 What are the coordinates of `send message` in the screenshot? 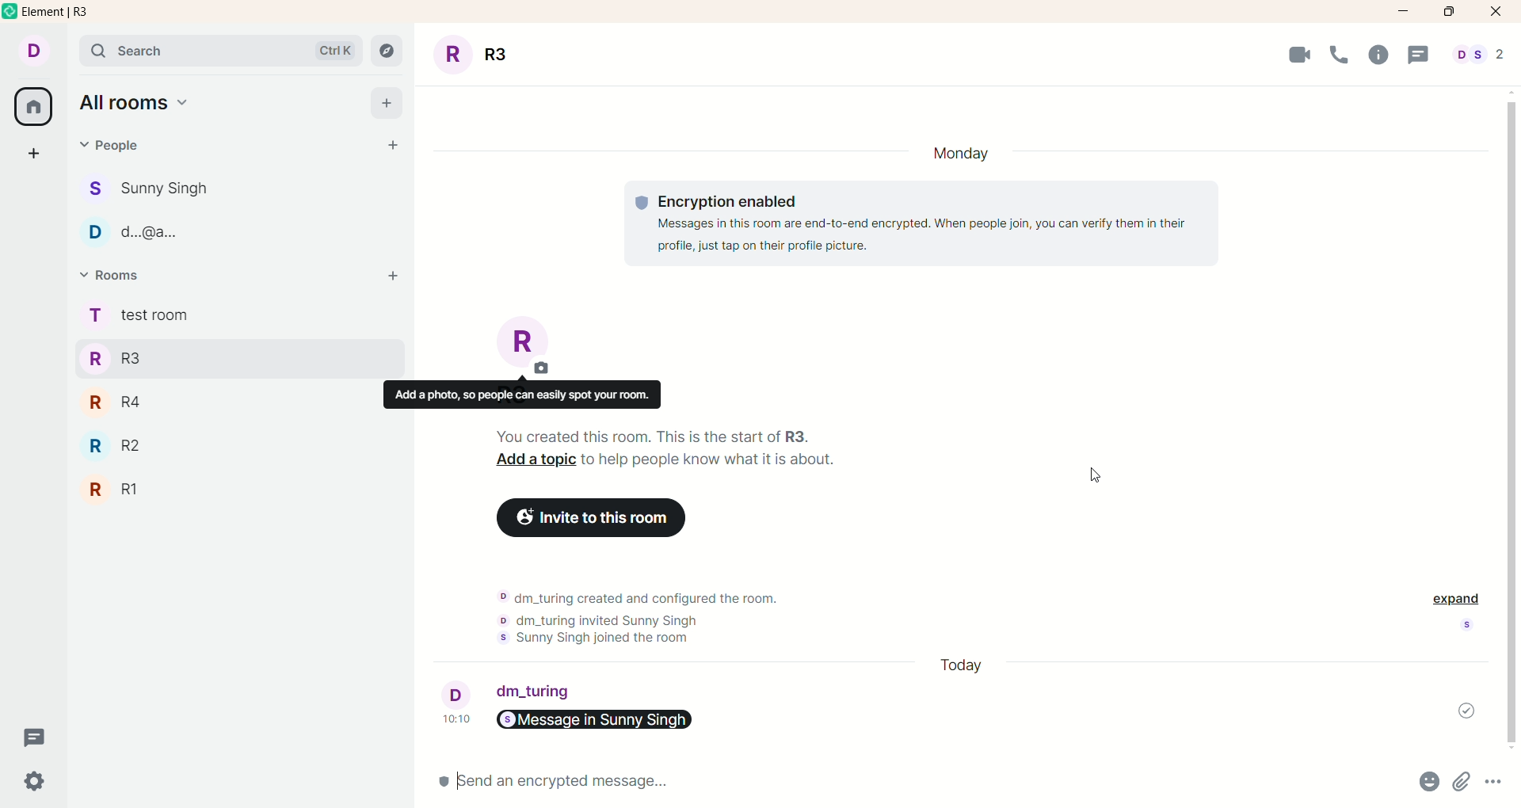 It's located at (640, 785).